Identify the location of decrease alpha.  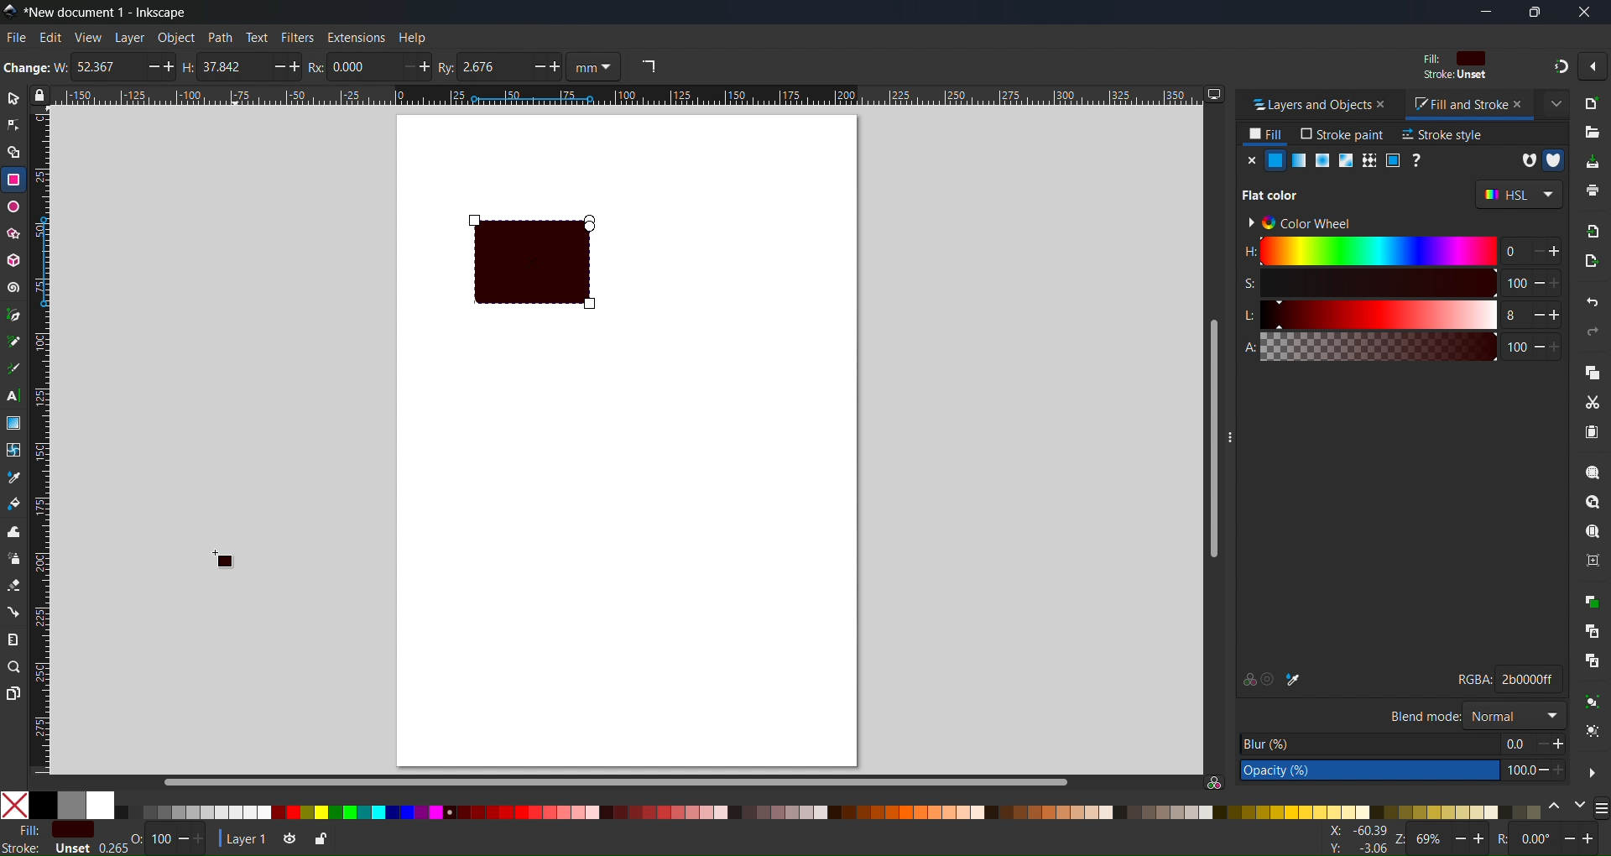
(1539, 345).